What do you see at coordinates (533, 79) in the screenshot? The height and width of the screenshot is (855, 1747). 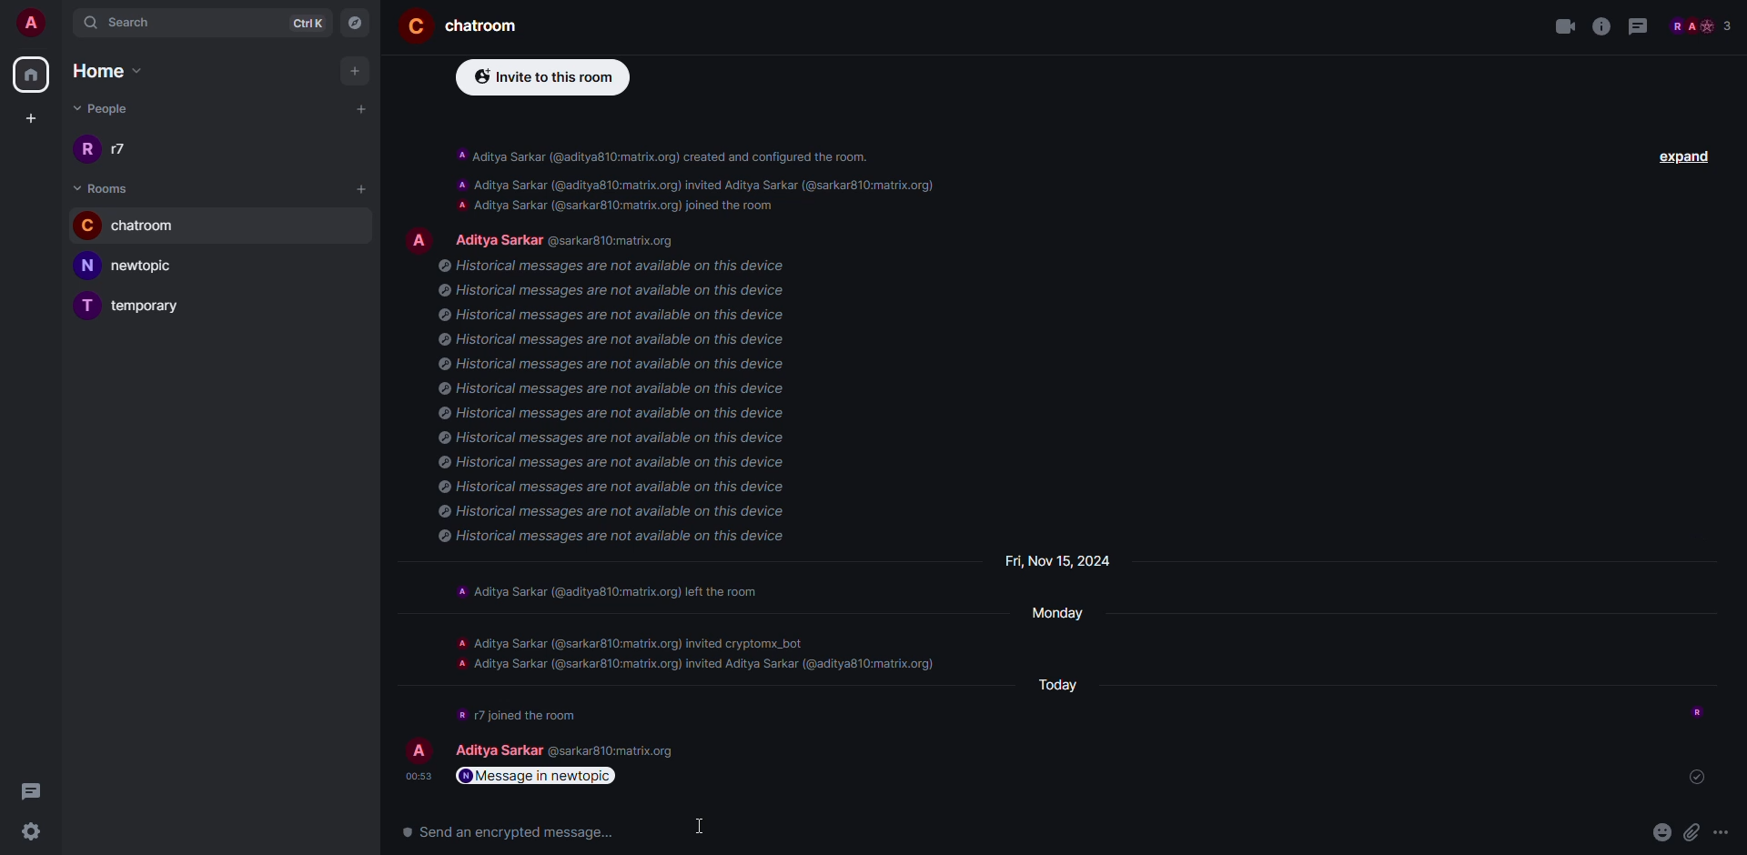 I see `Invite to this room` at bounding box center [533, 79].